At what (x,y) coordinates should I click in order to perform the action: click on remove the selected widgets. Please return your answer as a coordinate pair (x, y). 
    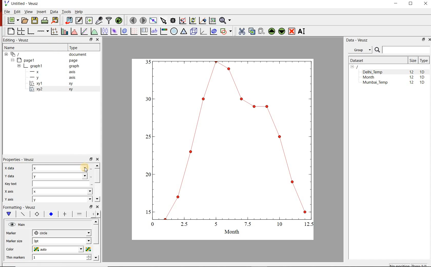
    Looking at the image, I should click on (292, 31).